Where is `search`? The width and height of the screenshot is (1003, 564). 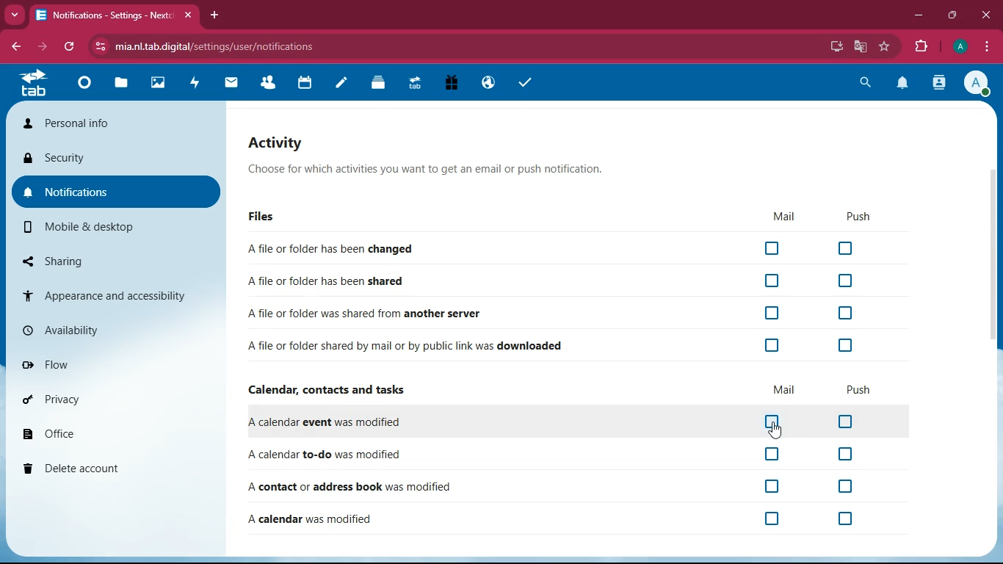 search is located at coordinates (864, 84).